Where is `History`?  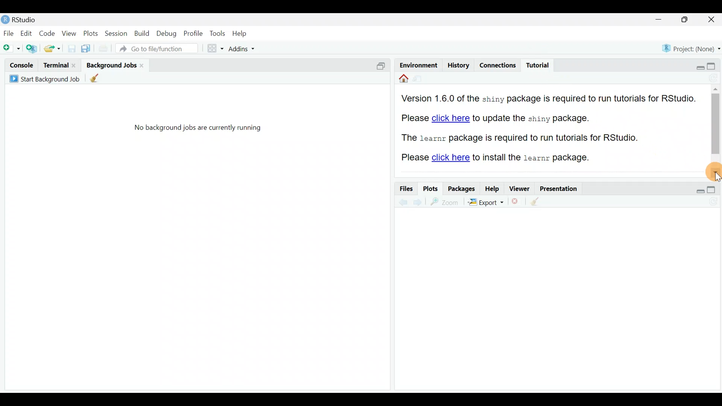 History is located at coordinates (458, 65).